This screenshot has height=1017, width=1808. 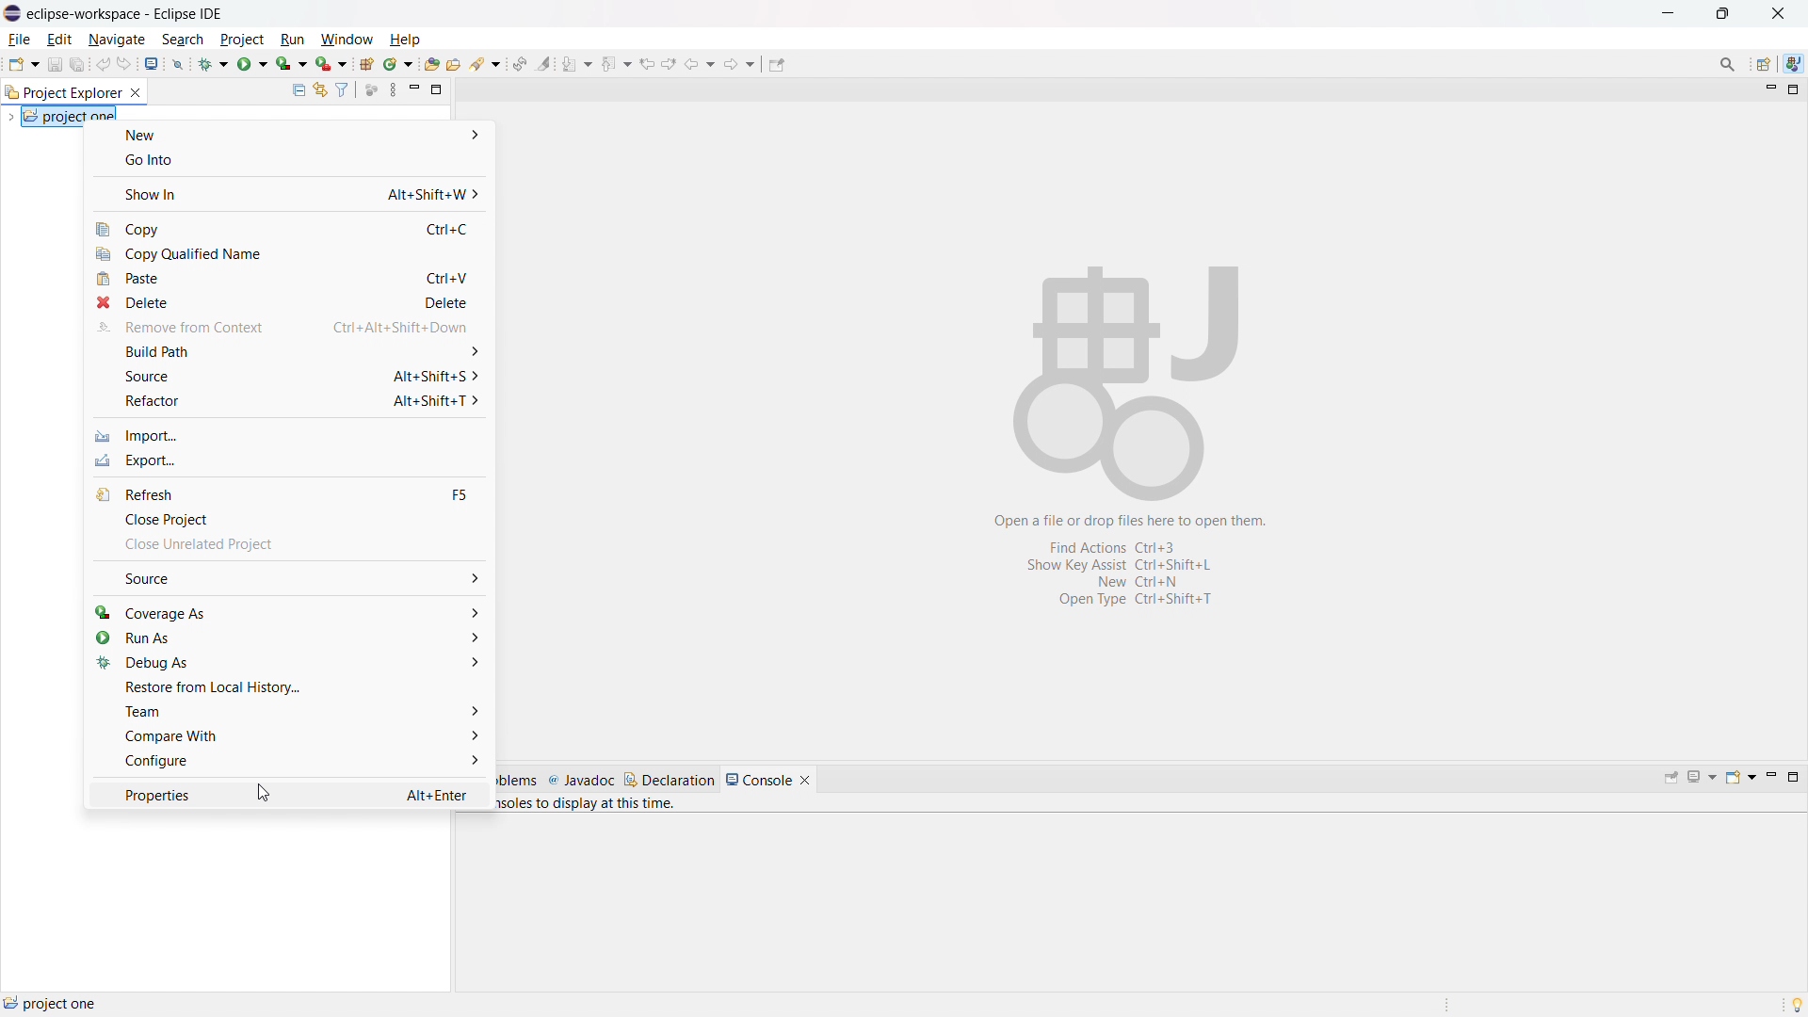 I want to click on help, so click(x=404, y=40).